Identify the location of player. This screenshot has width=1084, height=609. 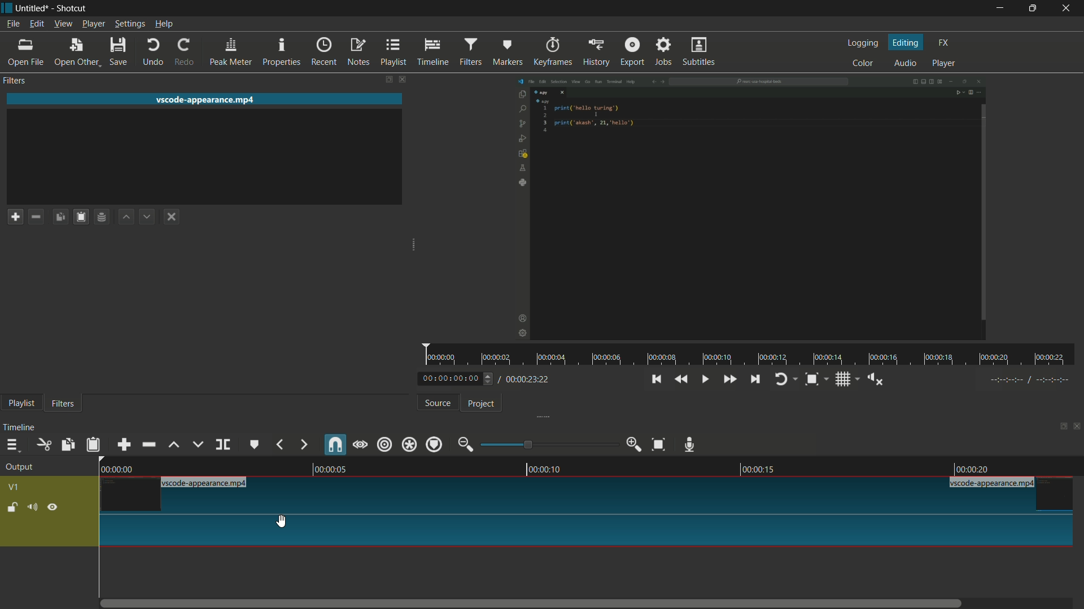
(946, 63).